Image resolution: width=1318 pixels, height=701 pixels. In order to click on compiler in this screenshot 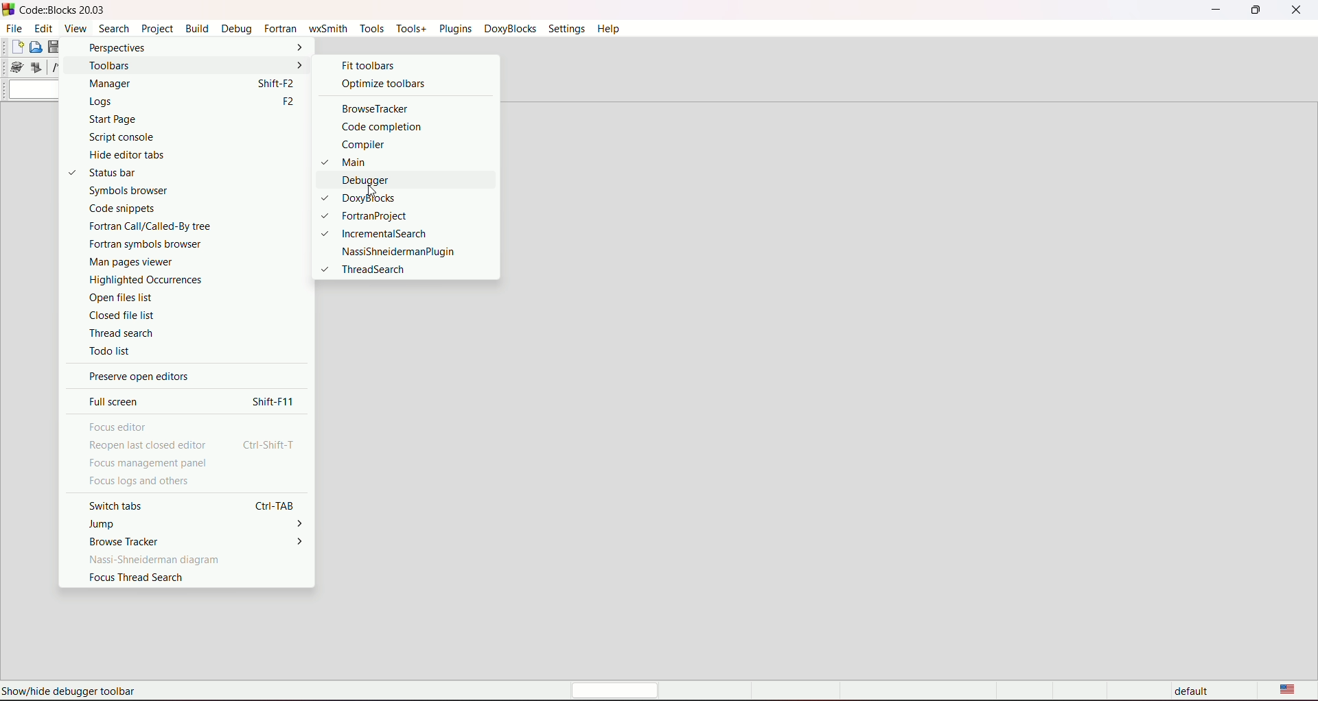, I will do `click(380, 144)`.